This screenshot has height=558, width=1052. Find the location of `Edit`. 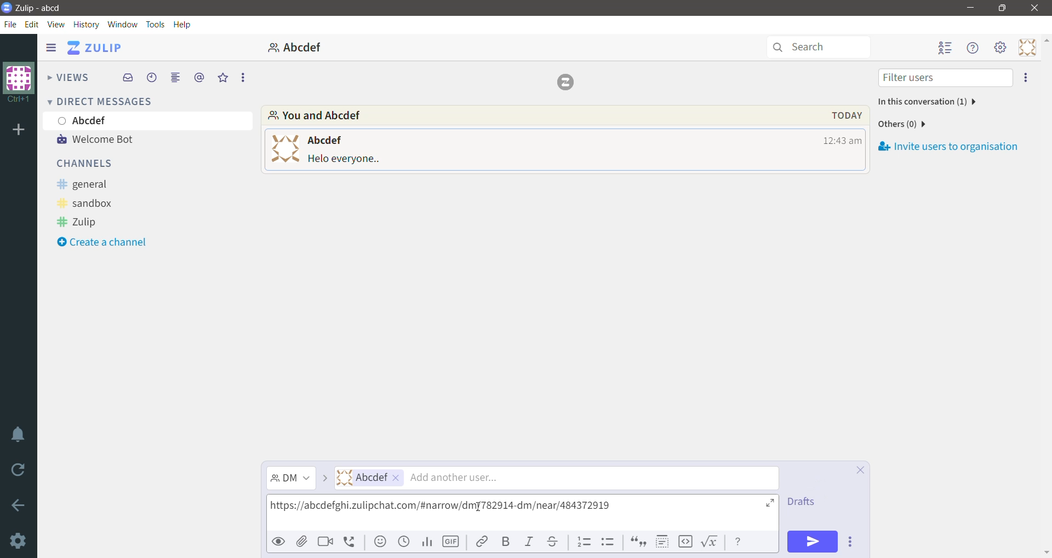

Edit is located at coordinates (33, 25).